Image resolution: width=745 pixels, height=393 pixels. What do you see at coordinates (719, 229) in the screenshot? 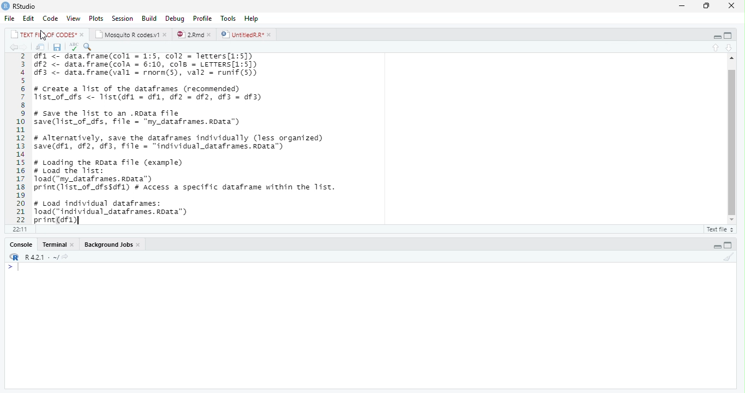
I see `R Script` at bounding box center [719, 229].